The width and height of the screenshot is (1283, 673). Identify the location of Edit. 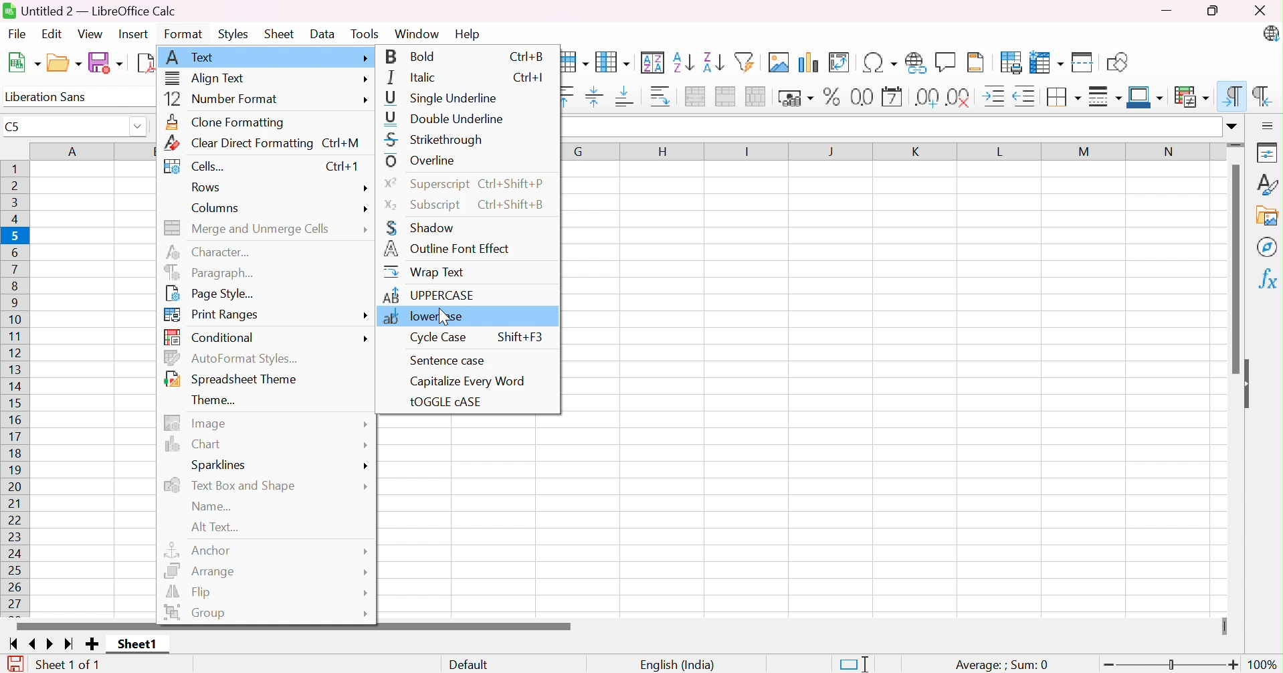
(53, 35).